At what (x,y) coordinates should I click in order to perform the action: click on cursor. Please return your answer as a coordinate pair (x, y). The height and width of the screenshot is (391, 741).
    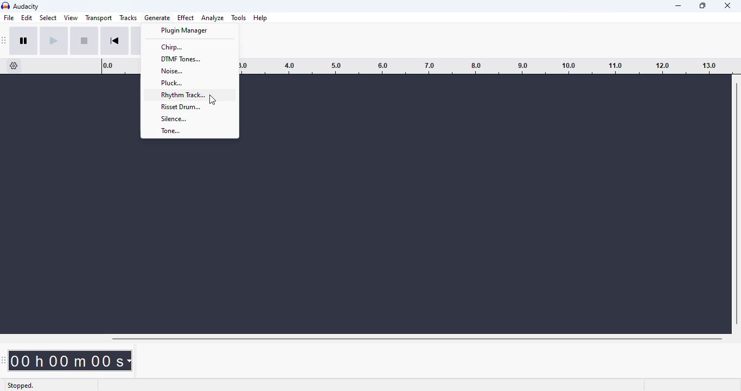
    Looking at the image, I should click on (212, 100).